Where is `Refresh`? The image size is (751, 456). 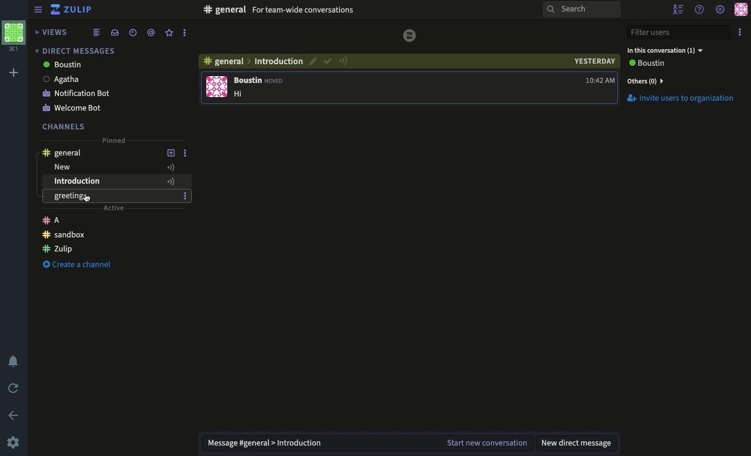 Refresh is located at coordinates (14, 387).